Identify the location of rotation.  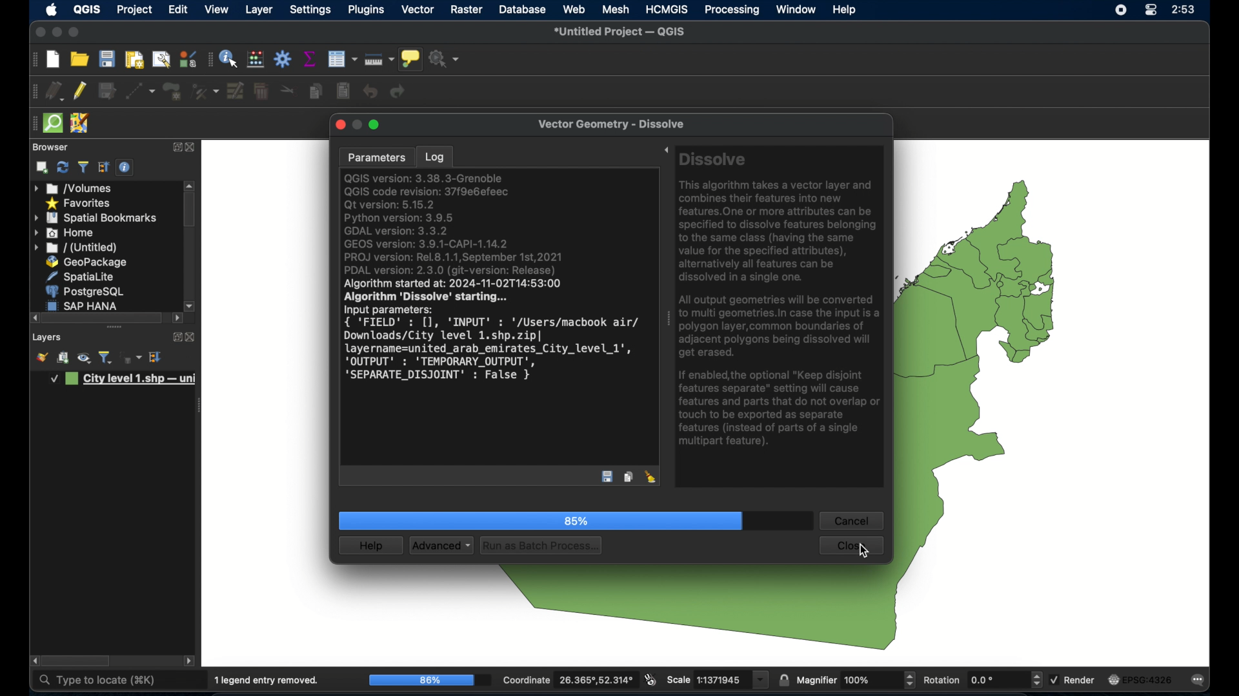
(982, 680).